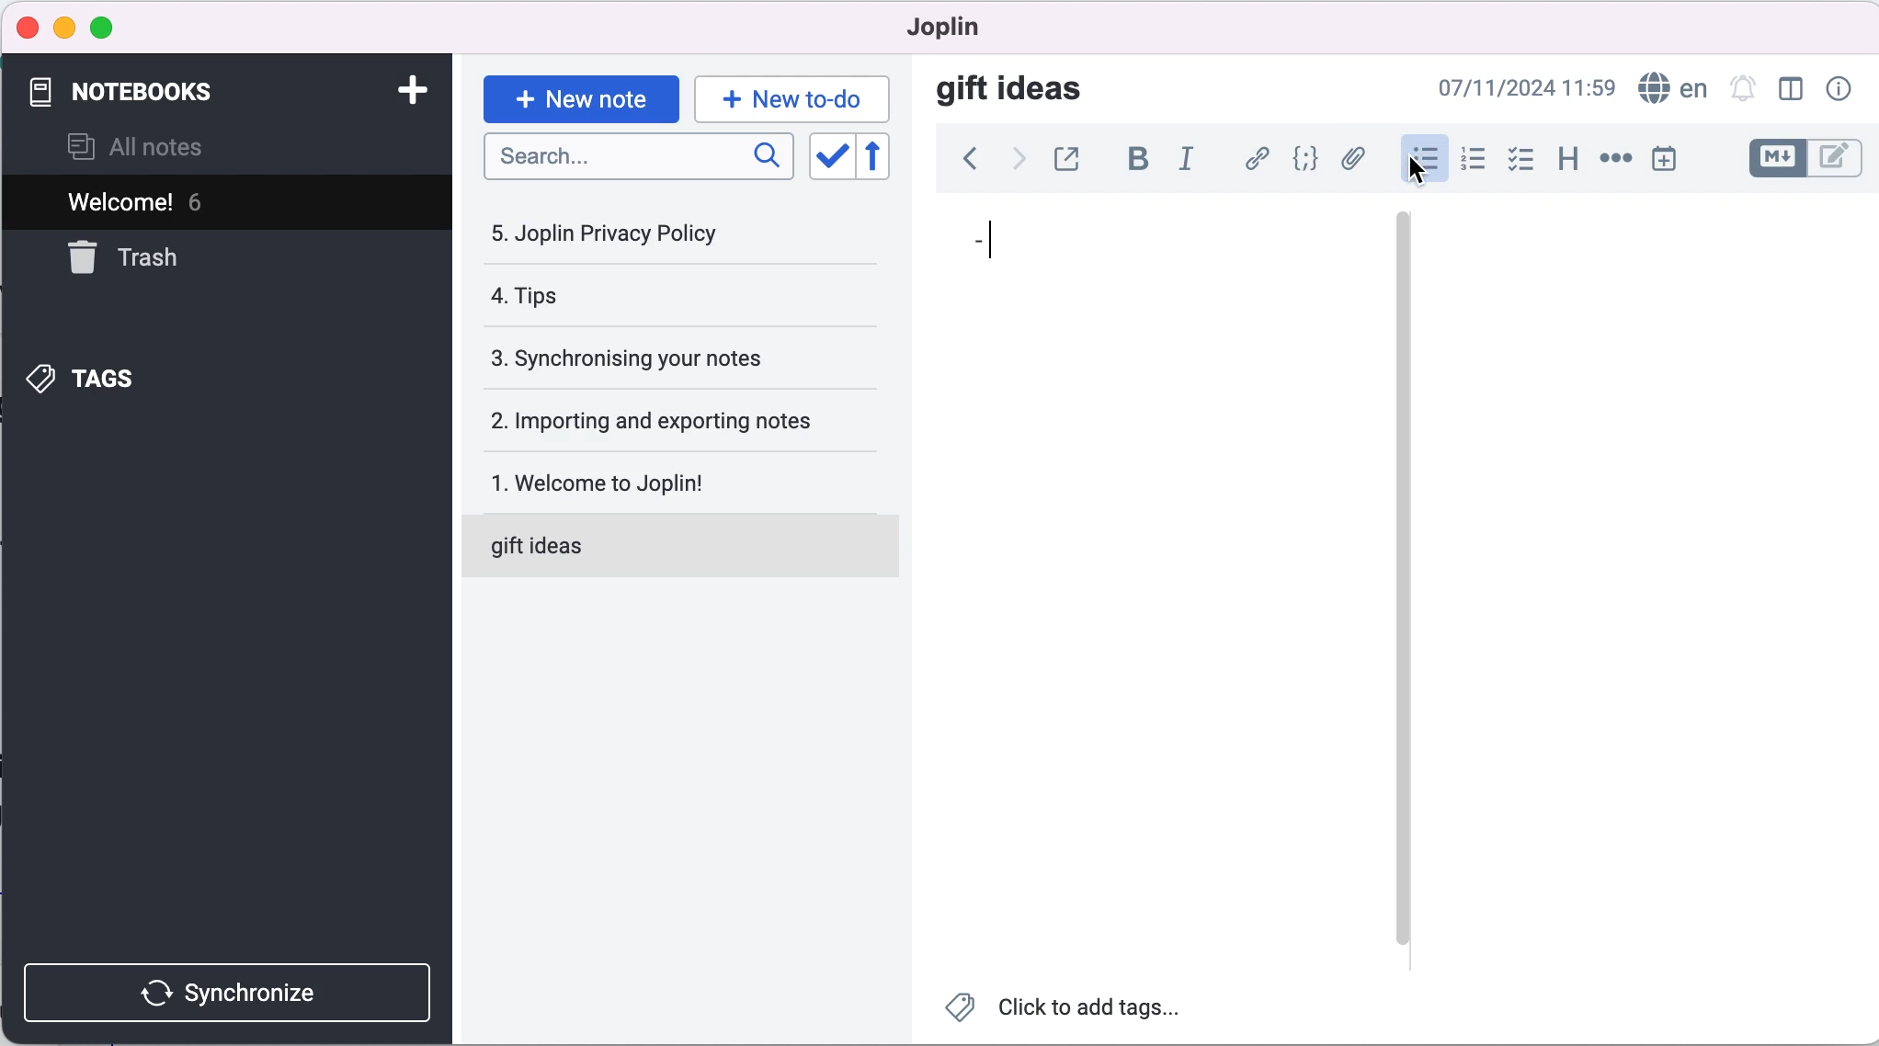 The width and height of the screenshot is (1879, 1046). I want to click on minimize, so click(64, 25).